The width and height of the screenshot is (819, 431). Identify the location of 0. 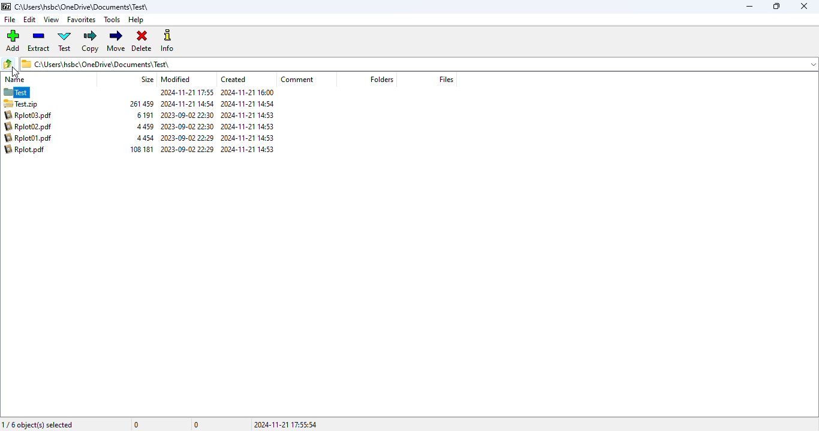
(137, 424).